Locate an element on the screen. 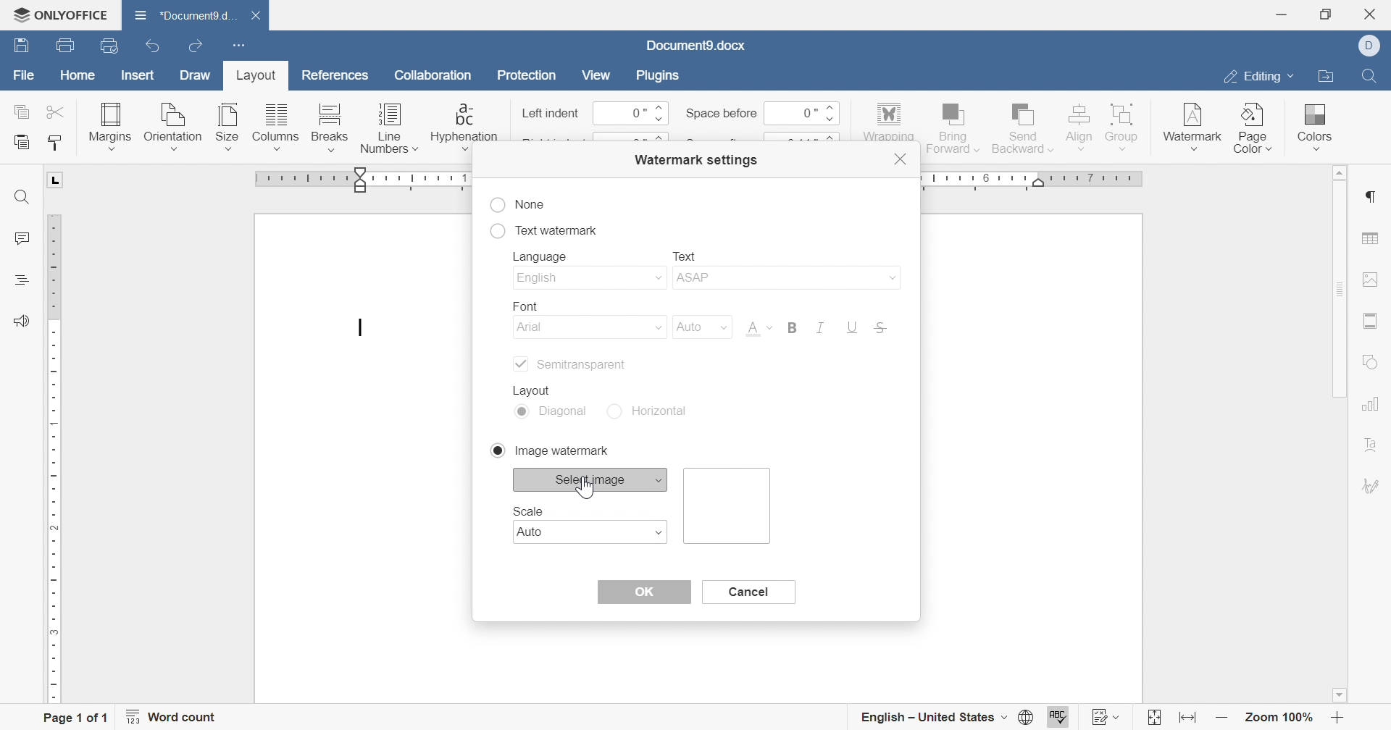  document name is located at coordinates (695, 46).